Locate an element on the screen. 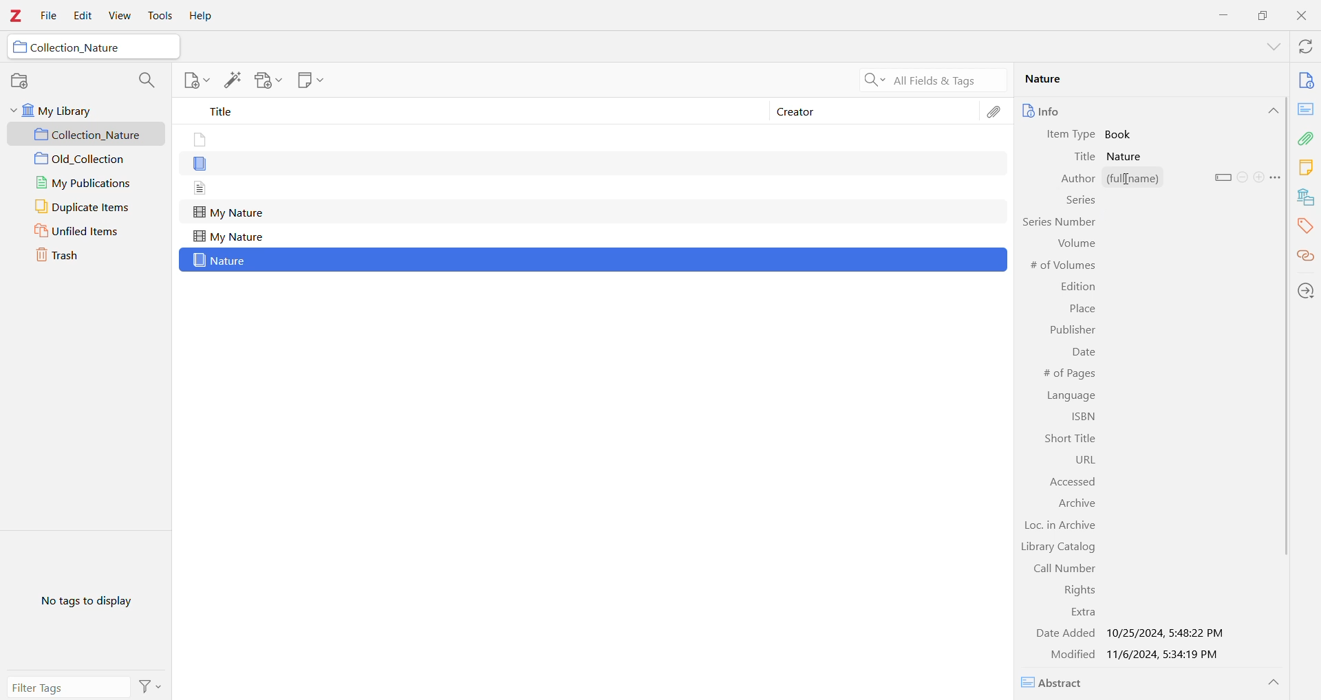 Image resolution: width=1321 pixels, height=700 pixels. Help is located at coordinates (199, 17).